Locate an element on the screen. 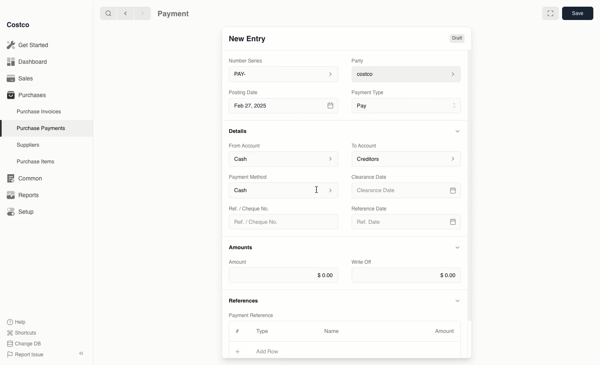  Amount is located at coordinates (239, 262).